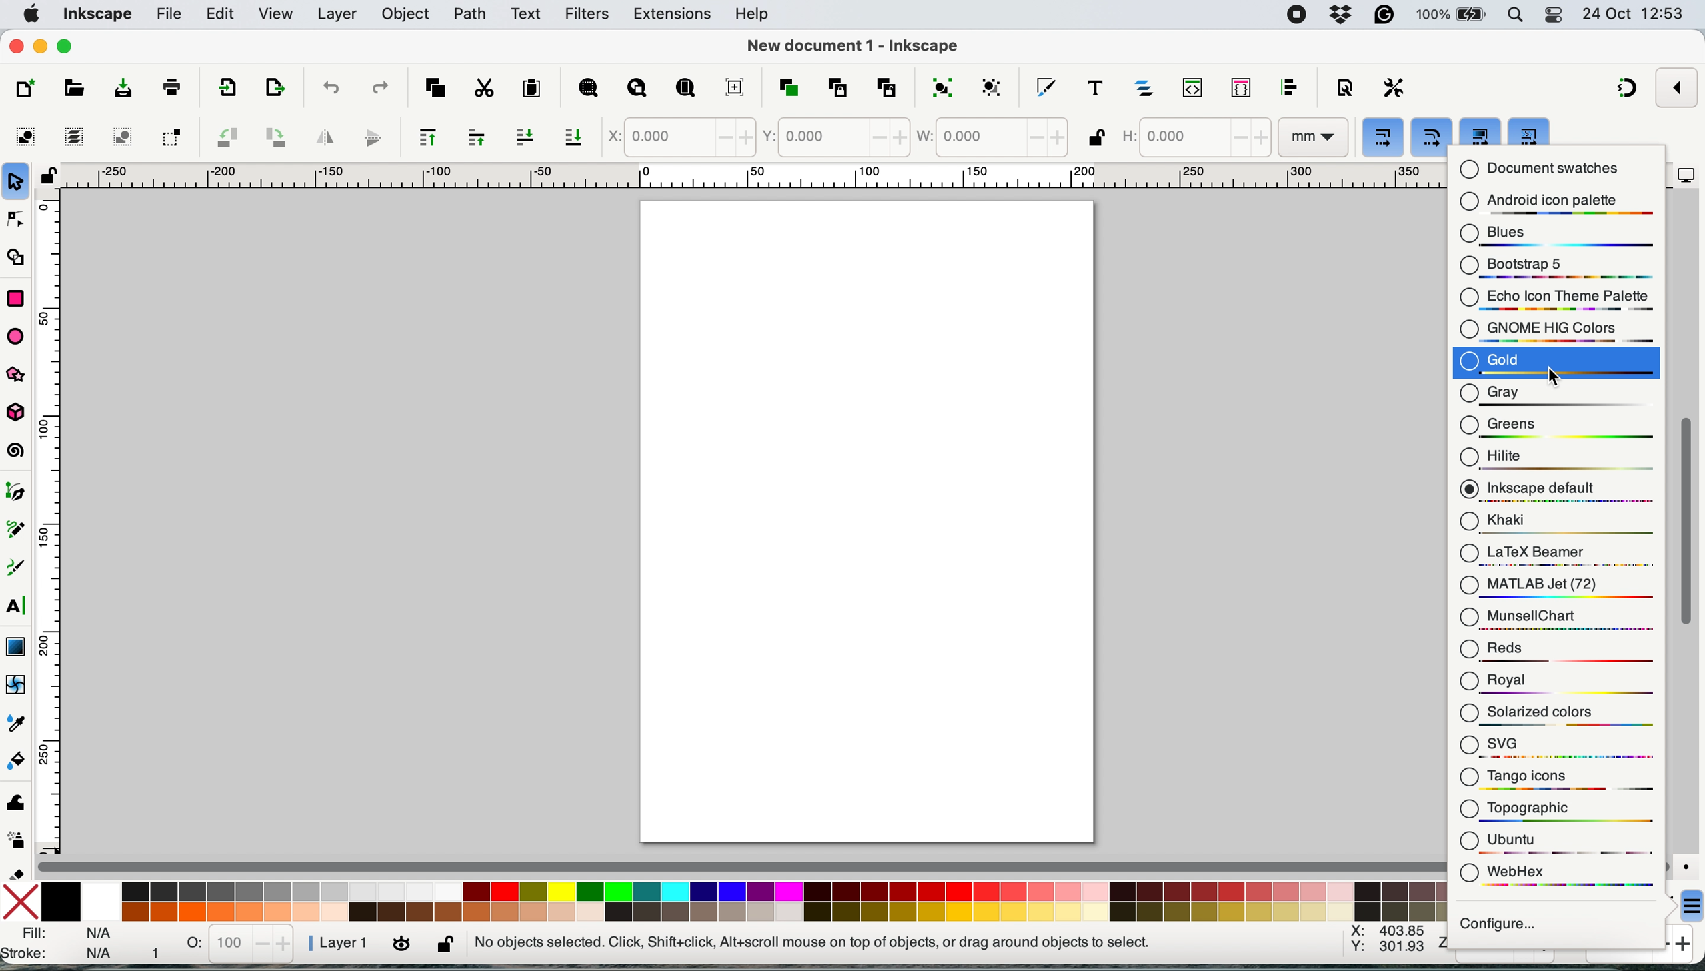 Image resolution: width=1705 pixels, height=971 pixels. Describe the element at coordinates (1552, 651) in the screenshot. I see `reds` at that location.